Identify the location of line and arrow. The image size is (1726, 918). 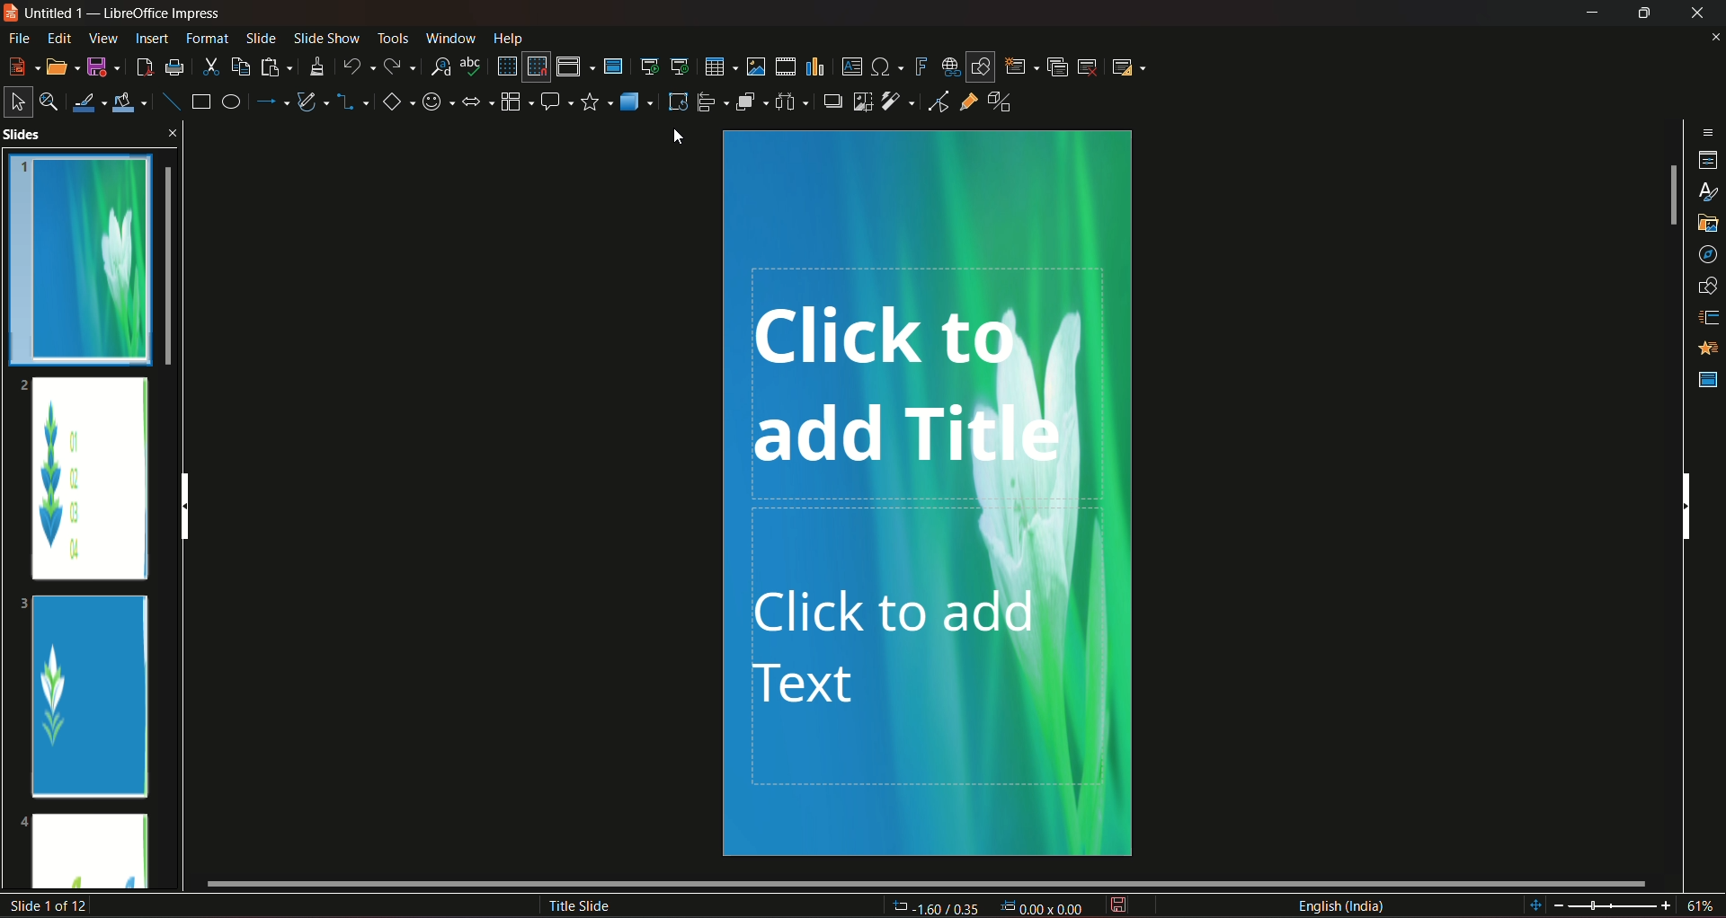
(272, 102).